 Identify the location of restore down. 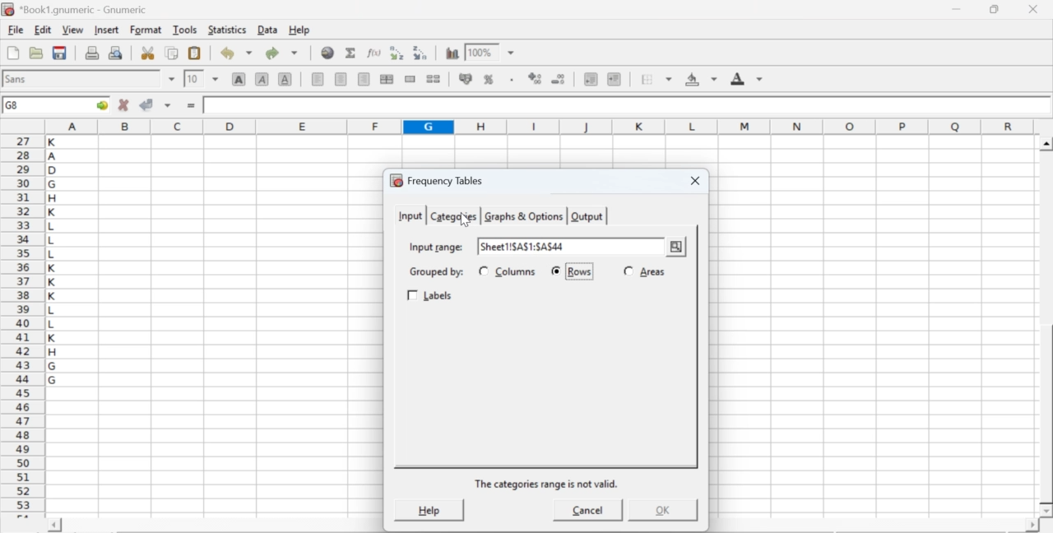
(995, 10).